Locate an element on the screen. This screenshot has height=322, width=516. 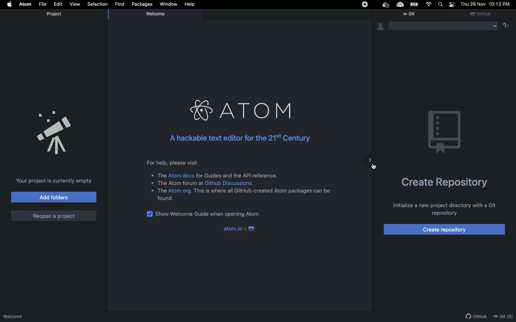
Emblem is located at coordinates (444, 131).